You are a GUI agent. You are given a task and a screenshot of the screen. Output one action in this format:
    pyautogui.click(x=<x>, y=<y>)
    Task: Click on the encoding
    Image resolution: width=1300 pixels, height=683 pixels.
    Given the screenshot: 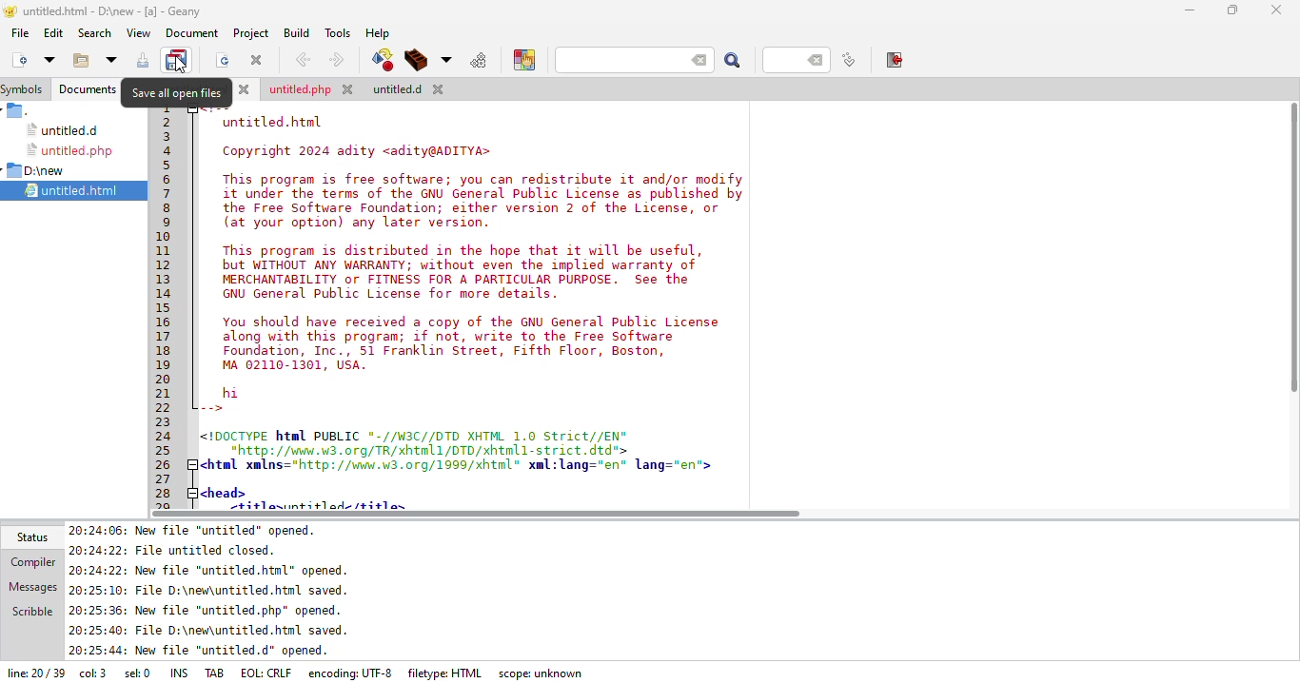 What is the action you would take?
    pyautogui.click(x=349, y=673)
    